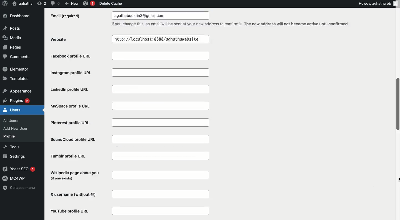 The height and width of the screenshot is (220, 400). Describe the element at coordinates (130, 73) in the screenshot. I see `Instagram profile URL` at that location.